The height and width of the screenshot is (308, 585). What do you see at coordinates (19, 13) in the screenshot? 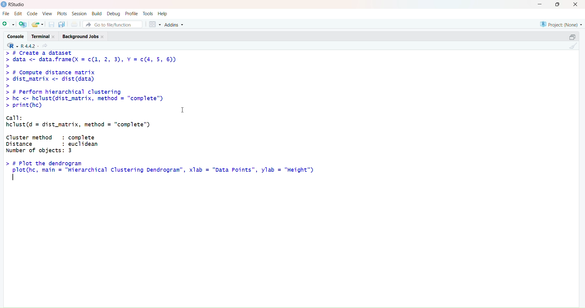
I see `Edit` at bounding box center [19, 13].